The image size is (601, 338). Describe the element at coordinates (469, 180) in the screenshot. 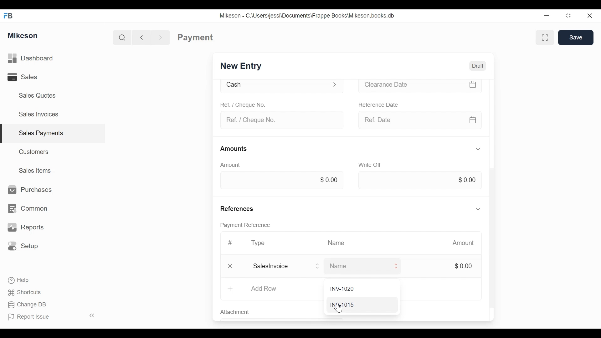

I see `$0.00` at that location.